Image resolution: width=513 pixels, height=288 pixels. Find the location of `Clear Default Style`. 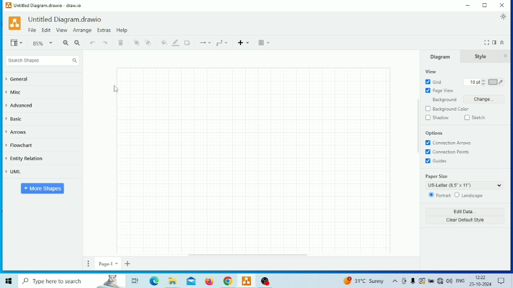

Clear Default Style is located at coordinates (465, 220).